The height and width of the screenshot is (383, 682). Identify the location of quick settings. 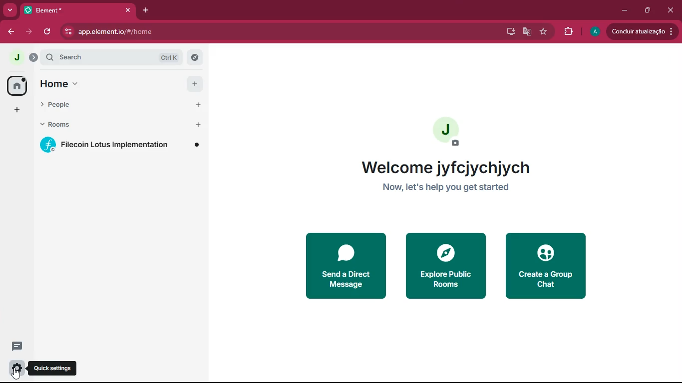
(52, 369).